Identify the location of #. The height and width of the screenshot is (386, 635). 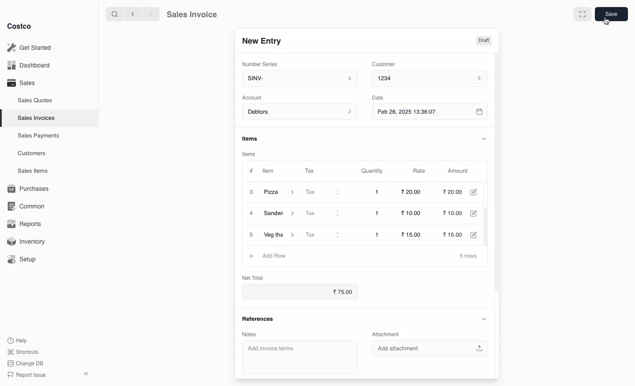
(251, 170).